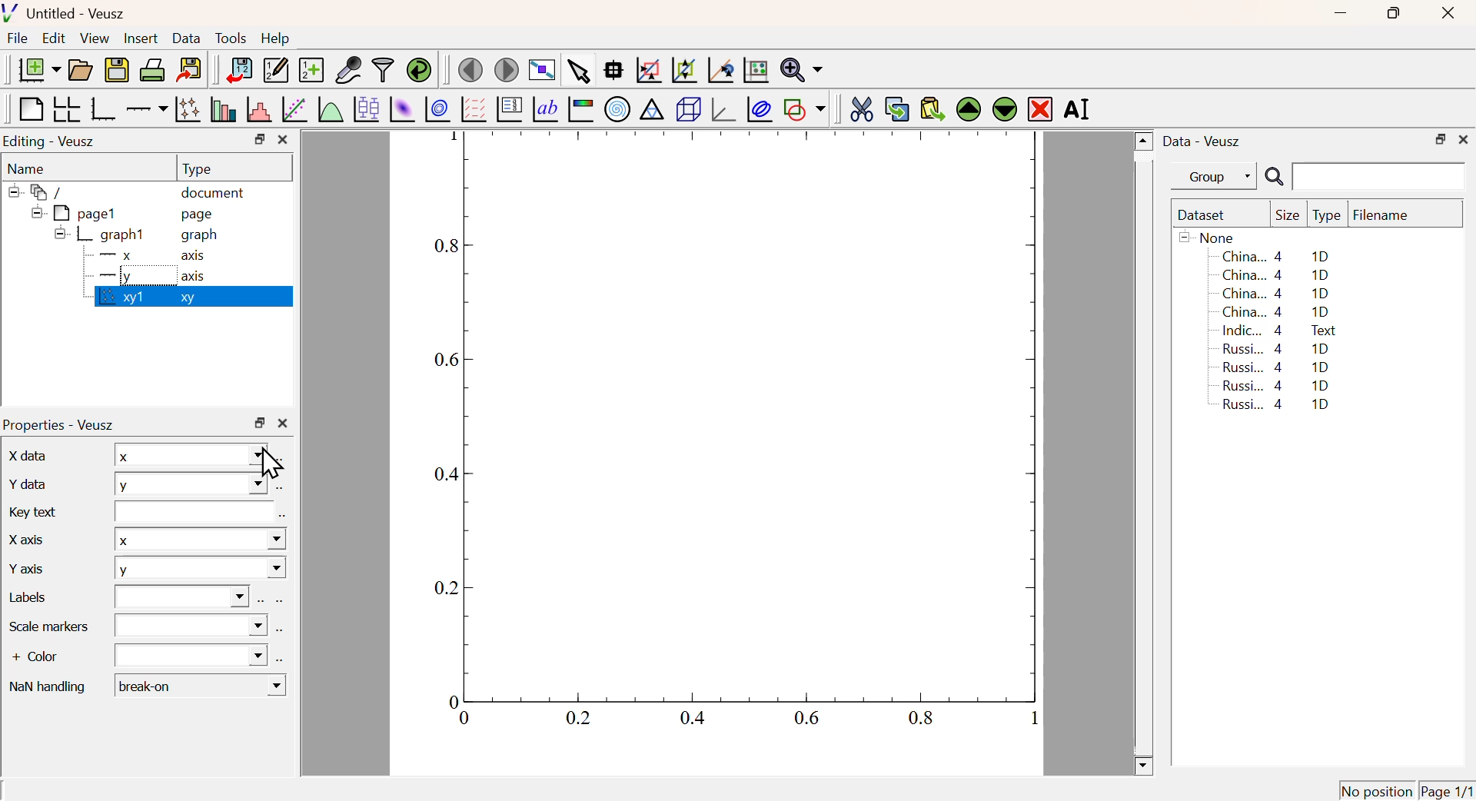 The height and width of the screenshot is (801, 1476). I want to click on pagel, so click(70, 214).